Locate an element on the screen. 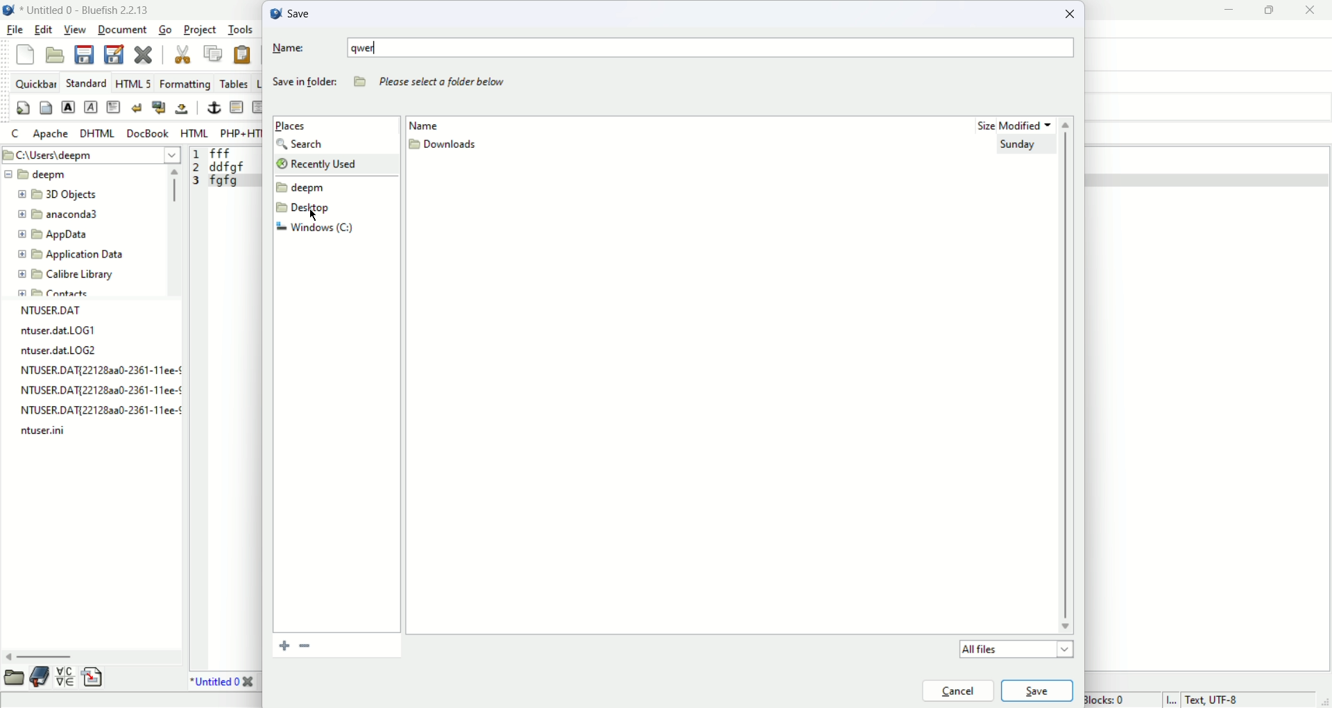 This screenshot has width=1332, height=708. center is located at coordinates (259, 108).